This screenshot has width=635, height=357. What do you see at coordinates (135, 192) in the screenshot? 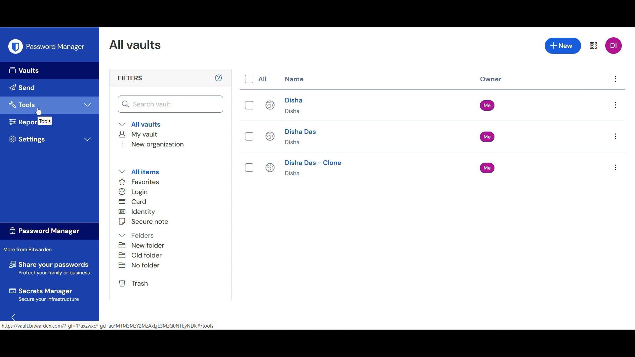
I see `Login` at bounding box center [135, 192].